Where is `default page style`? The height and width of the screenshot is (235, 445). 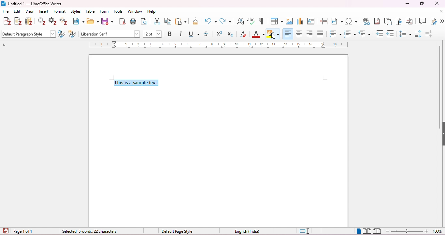
default page style is located at coordinates (177, 231).